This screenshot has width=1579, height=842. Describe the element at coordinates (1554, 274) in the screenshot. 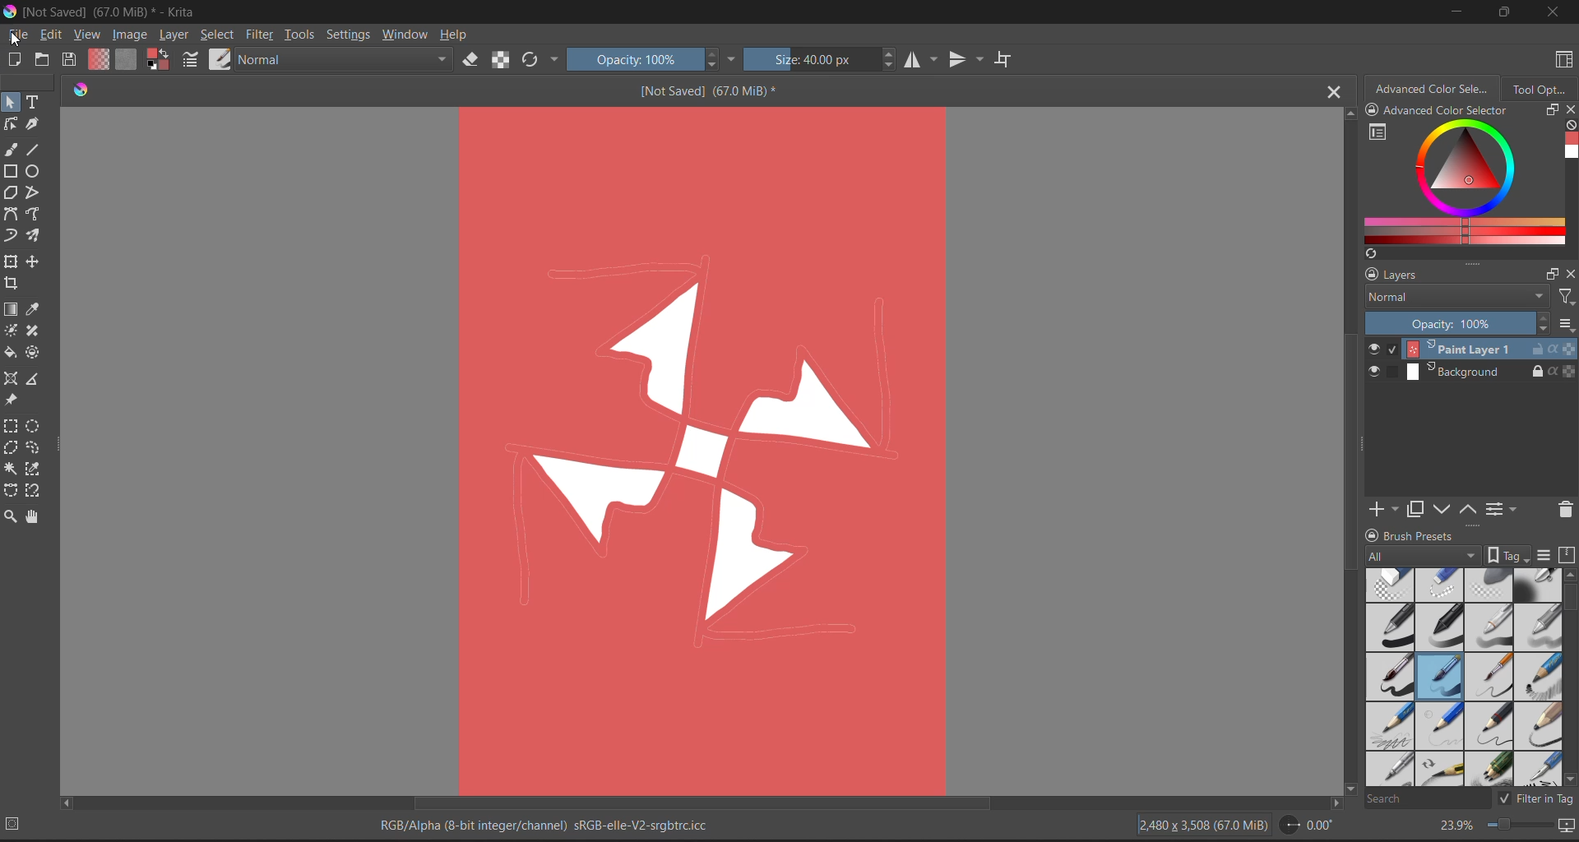

I see `float docker` at that location.